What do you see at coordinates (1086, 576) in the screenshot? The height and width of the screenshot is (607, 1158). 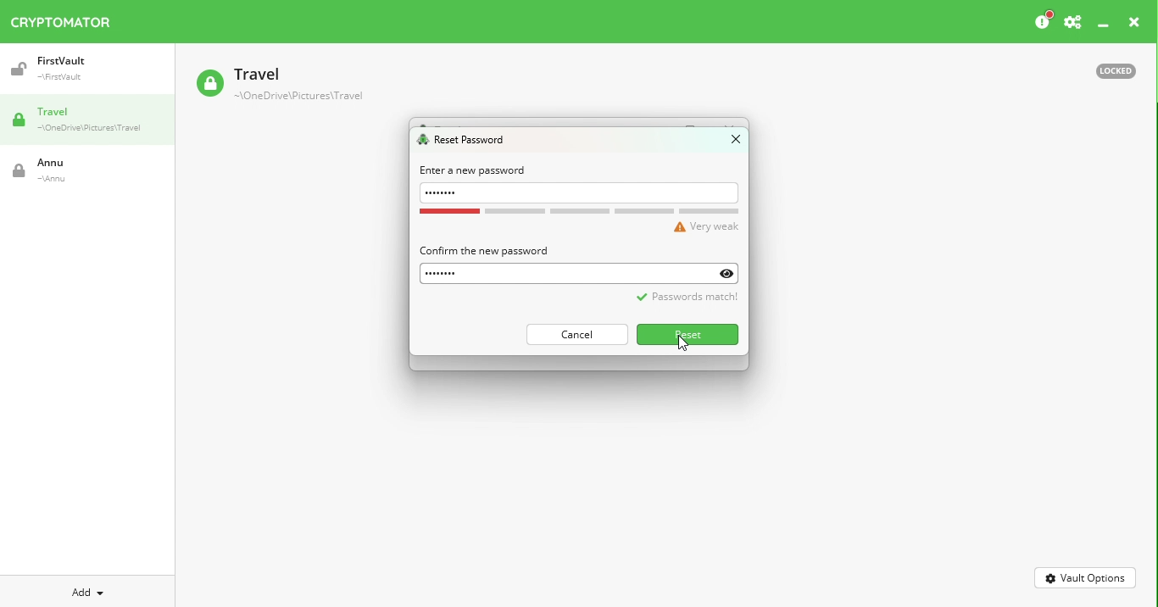 I see `Vault options` at bounding box center [1086, 576].